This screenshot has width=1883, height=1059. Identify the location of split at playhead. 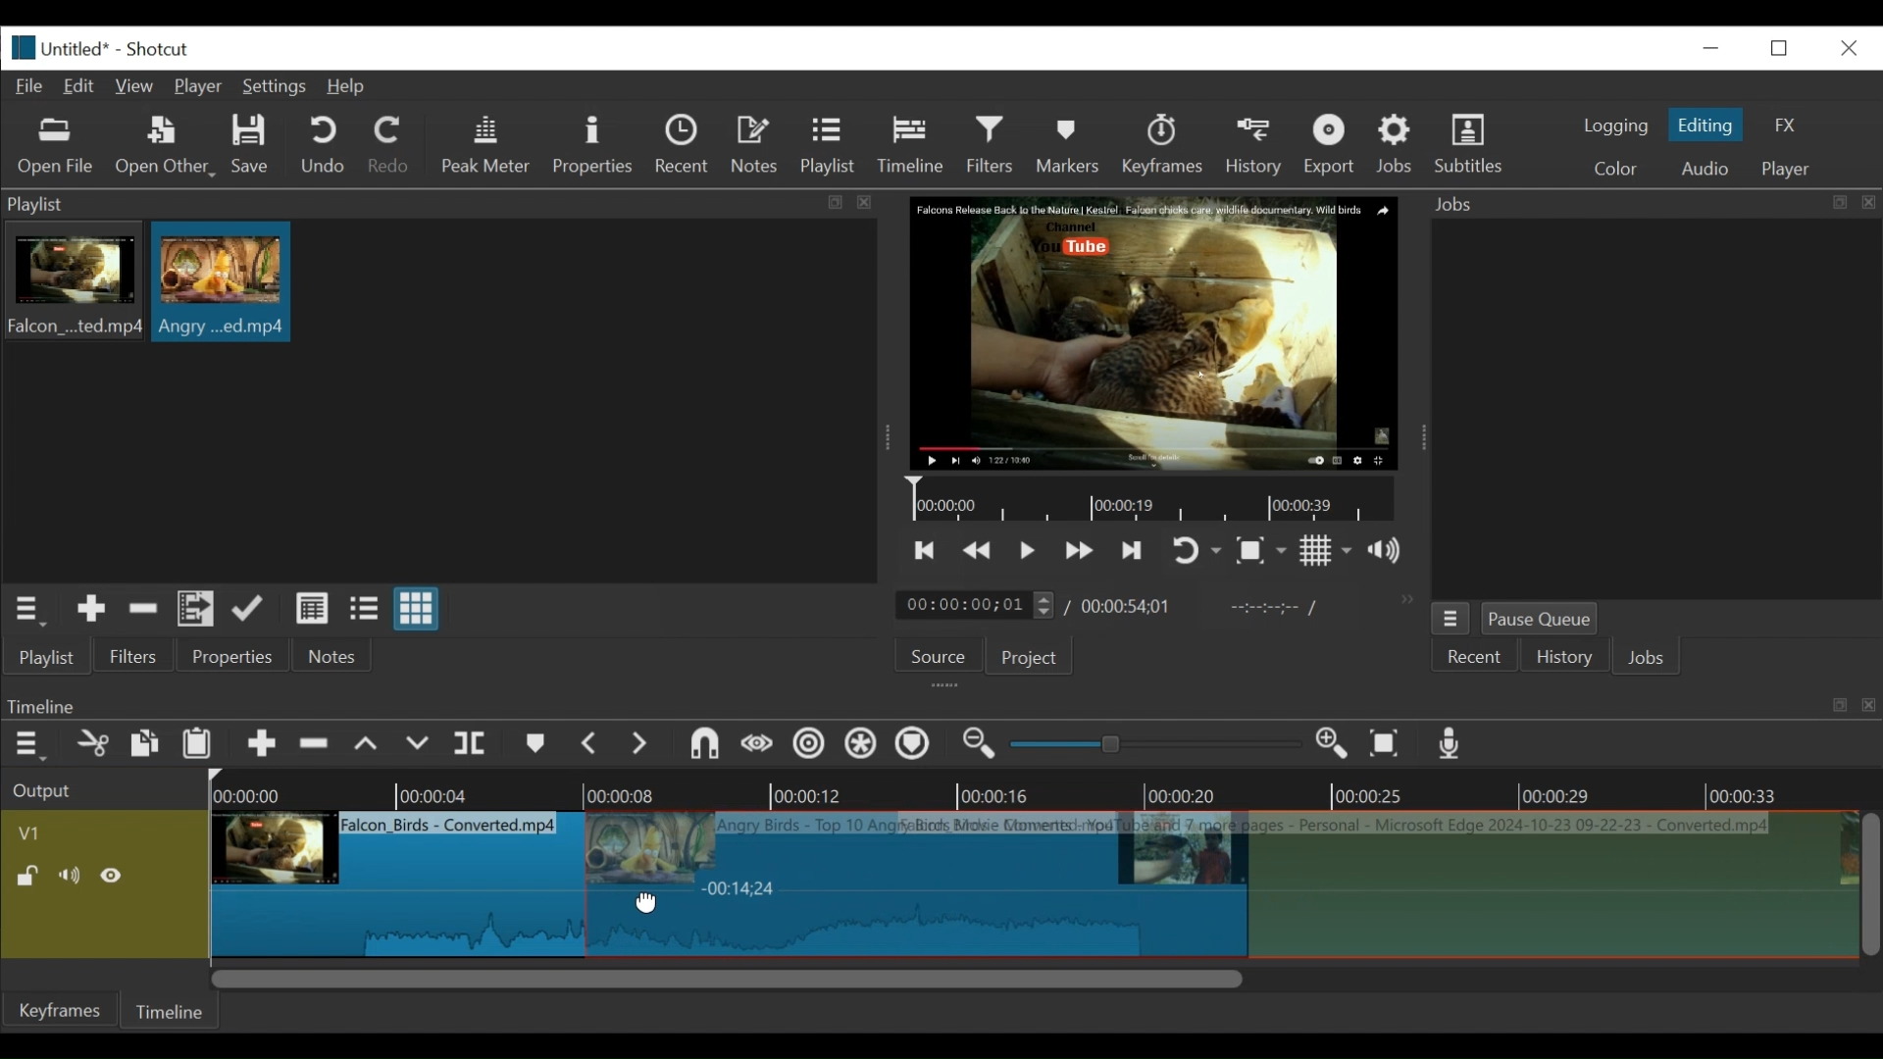
(473, 745).